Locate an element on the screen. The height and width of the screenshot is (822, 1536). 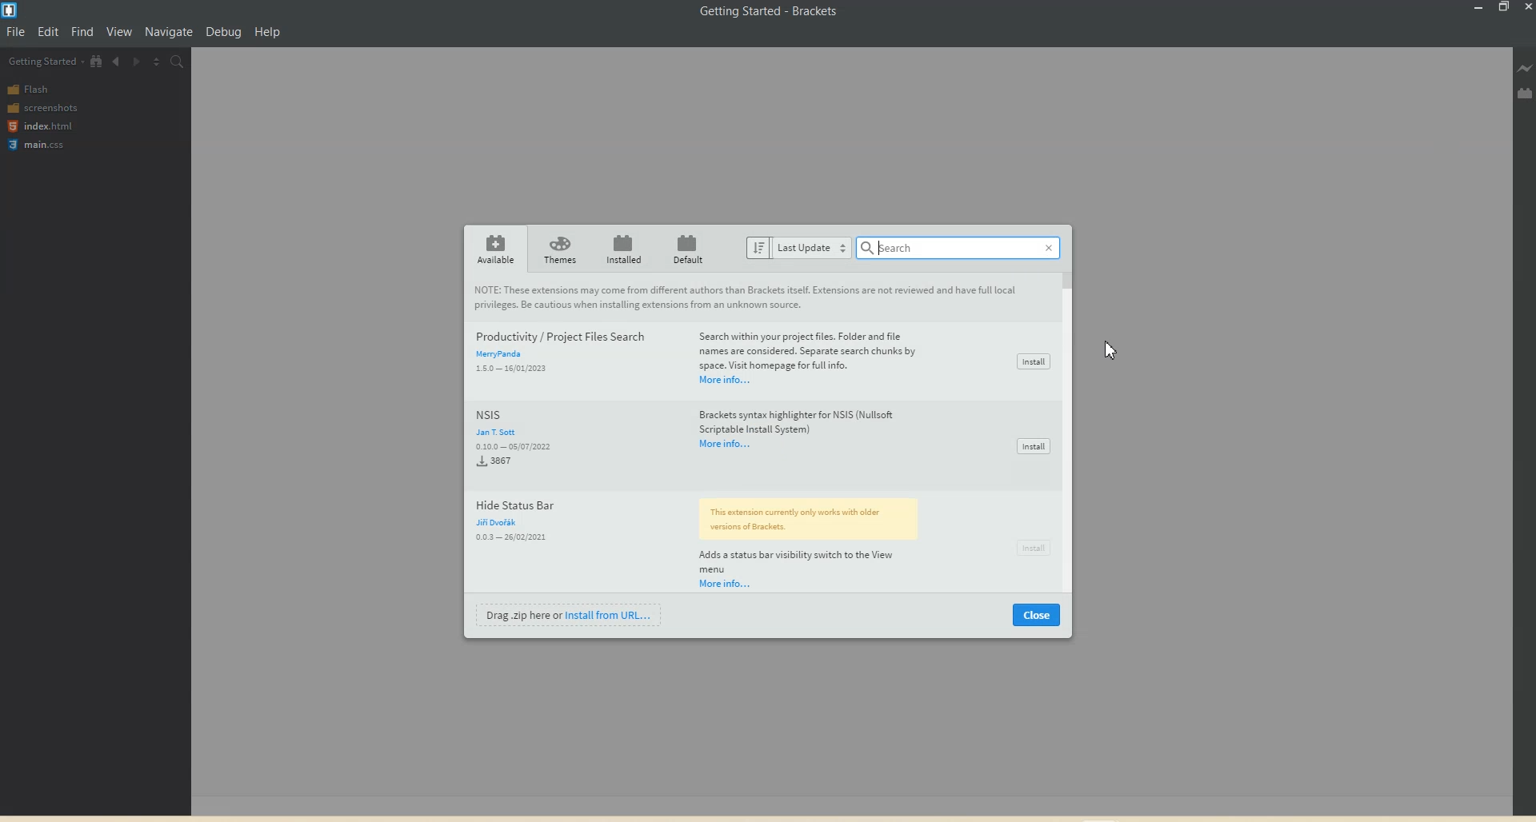
More results... is located at coordinates (719, 444).